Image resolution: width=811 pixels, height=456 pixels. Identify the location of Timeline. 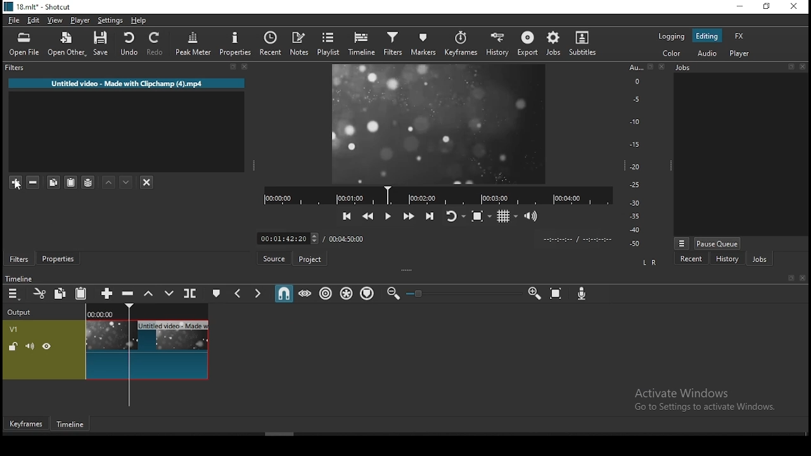
(148, 310).